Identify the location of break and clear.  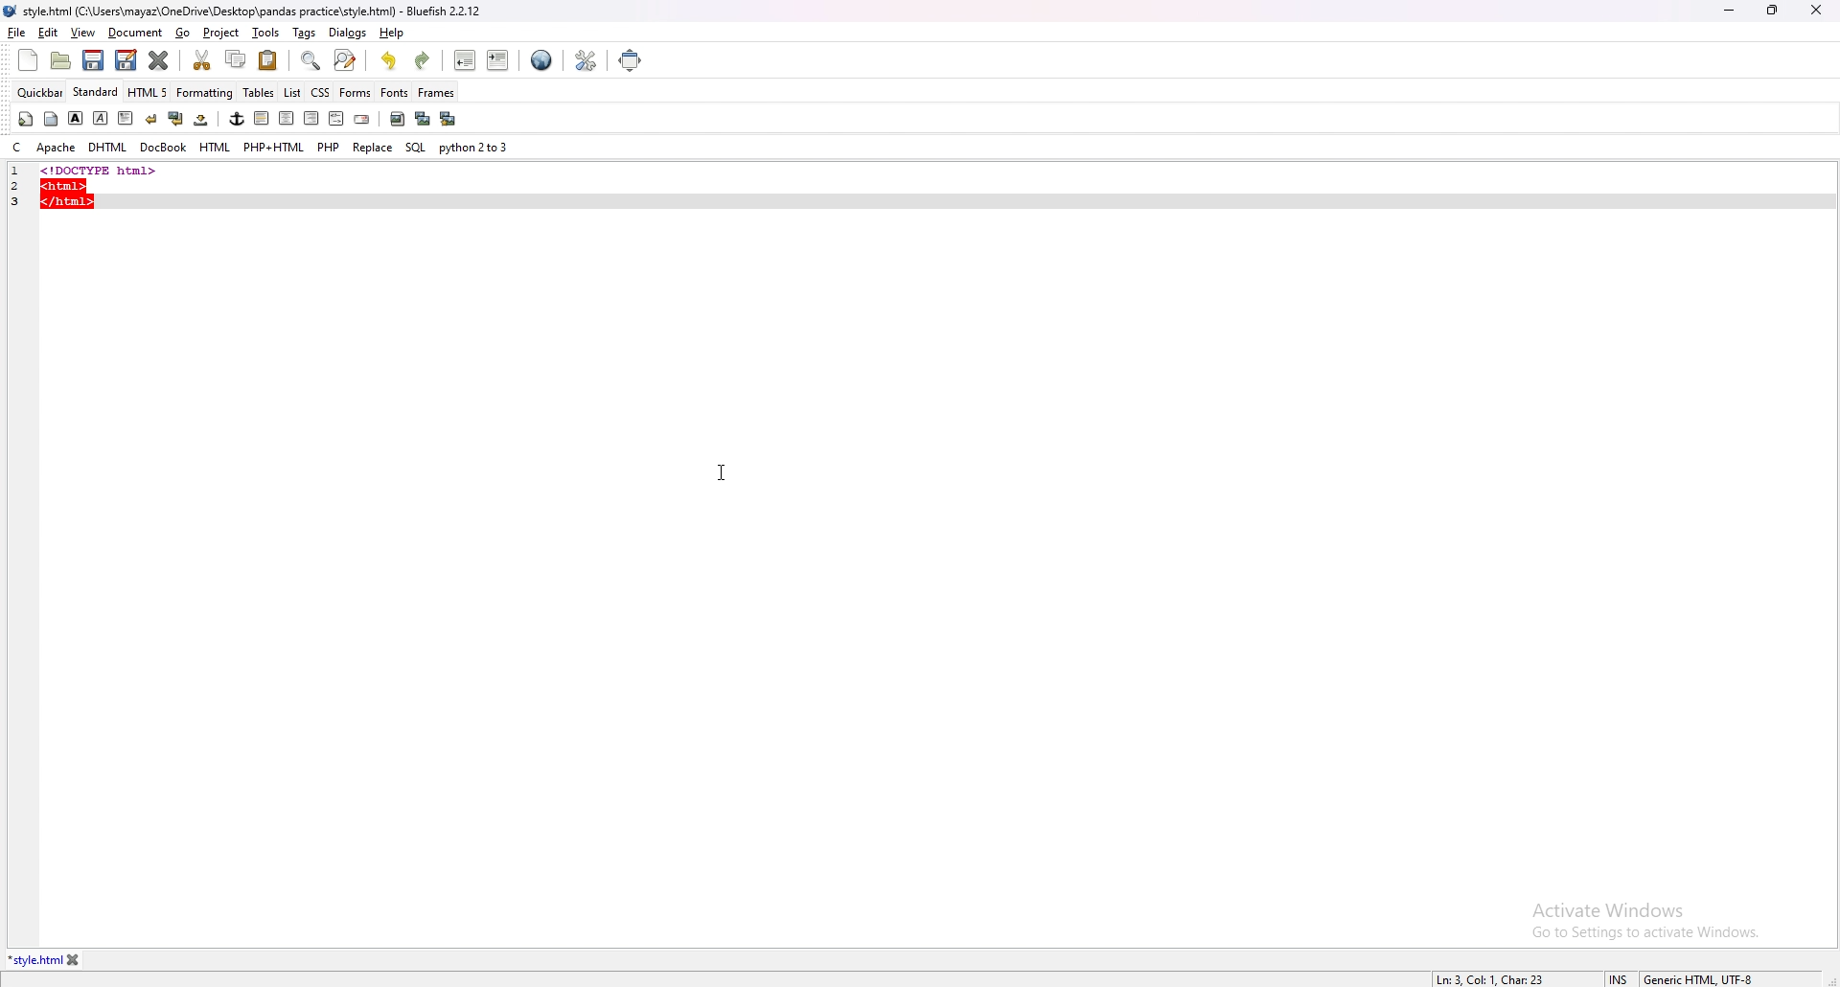
(174, 119).